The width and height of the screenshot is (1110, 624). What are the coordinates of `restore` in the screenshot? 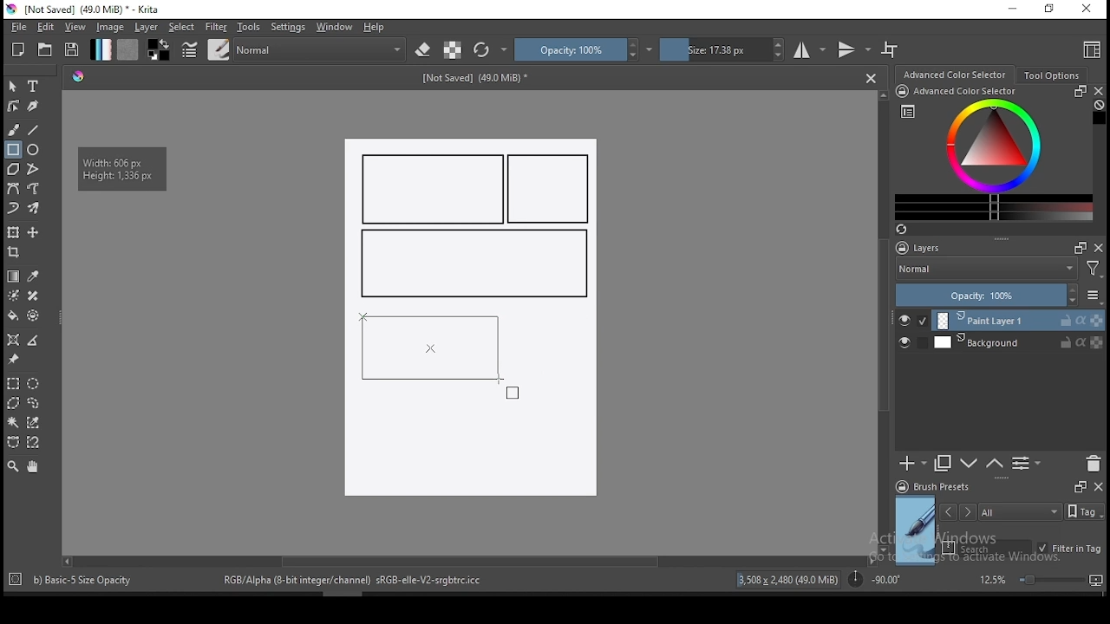 It's located at (1053, 10).